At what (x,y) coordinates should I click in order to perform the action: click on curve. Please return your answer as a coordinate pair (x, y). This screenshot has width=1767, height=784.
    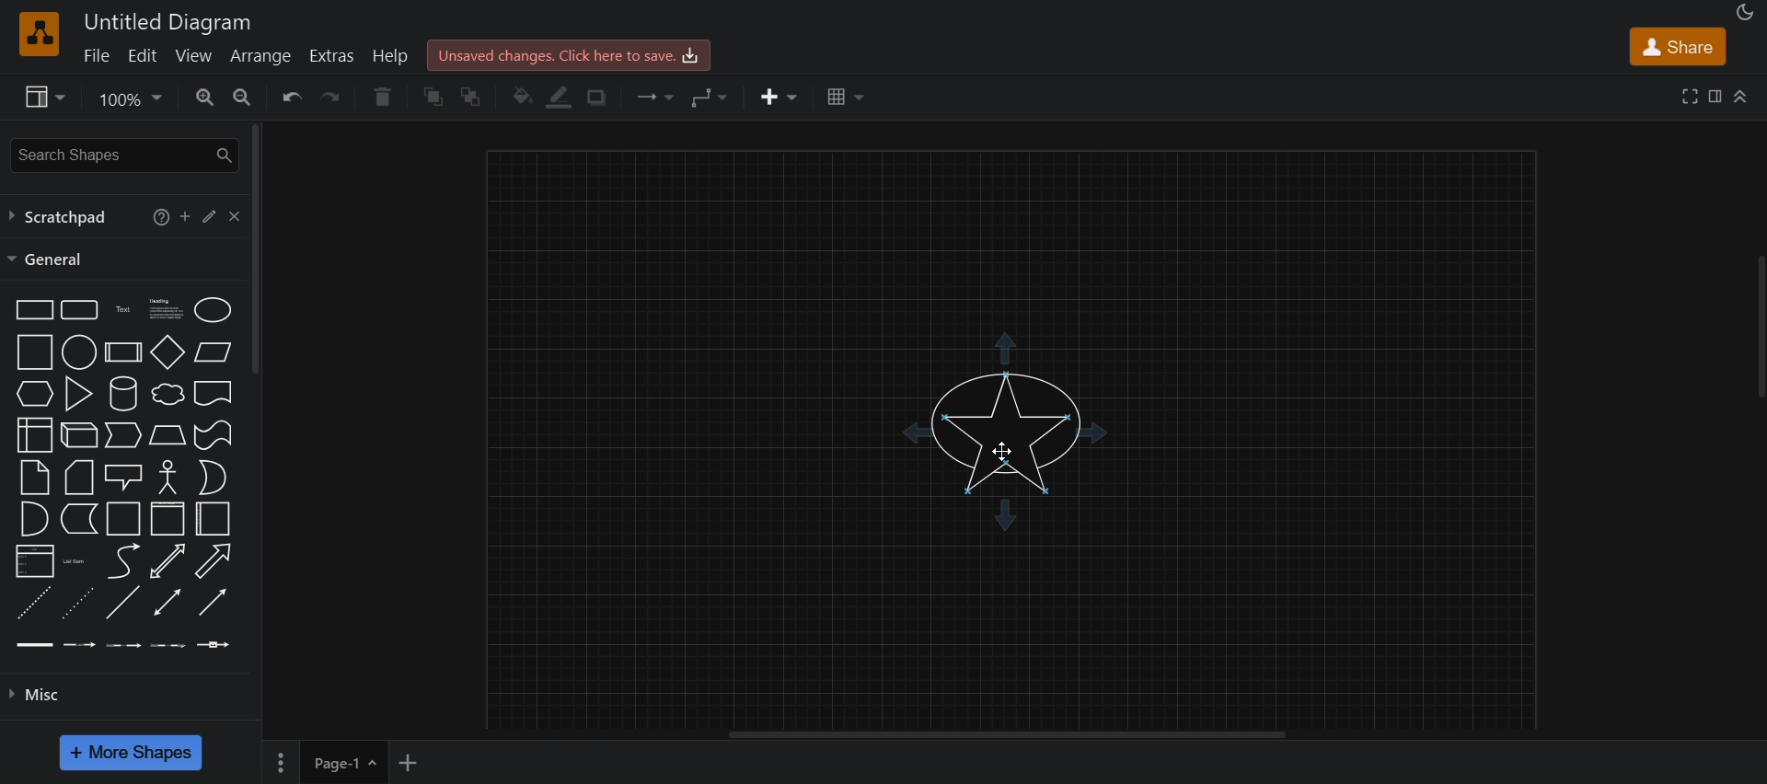
    Looking at the image, I should click on (122, 561).